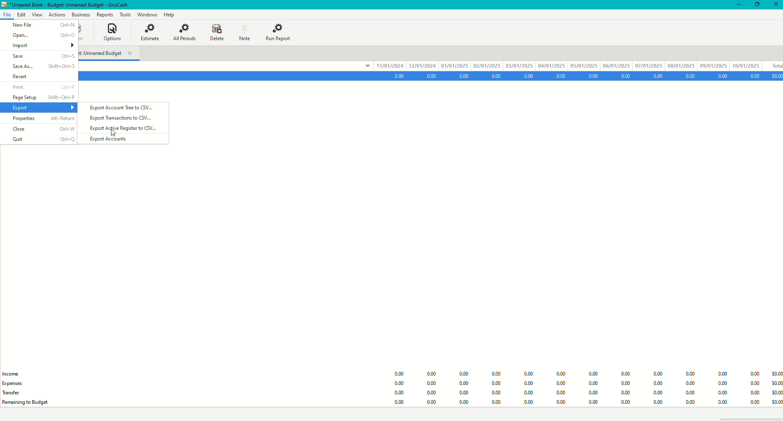 The height and width of the screenshot is (421, 783). I want to click on total, so click(774, 64).